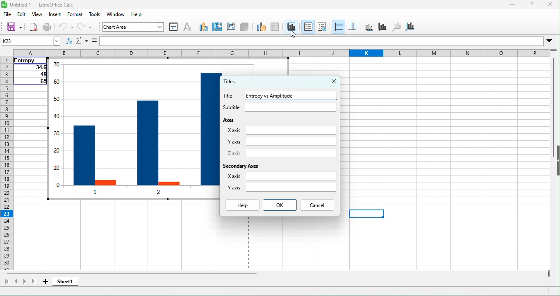 This screenshot has width=560, height=296. What do you see at coordinates (57, 125) in the screenshot?
I see `y axis values` at bounding box center [57, 125].